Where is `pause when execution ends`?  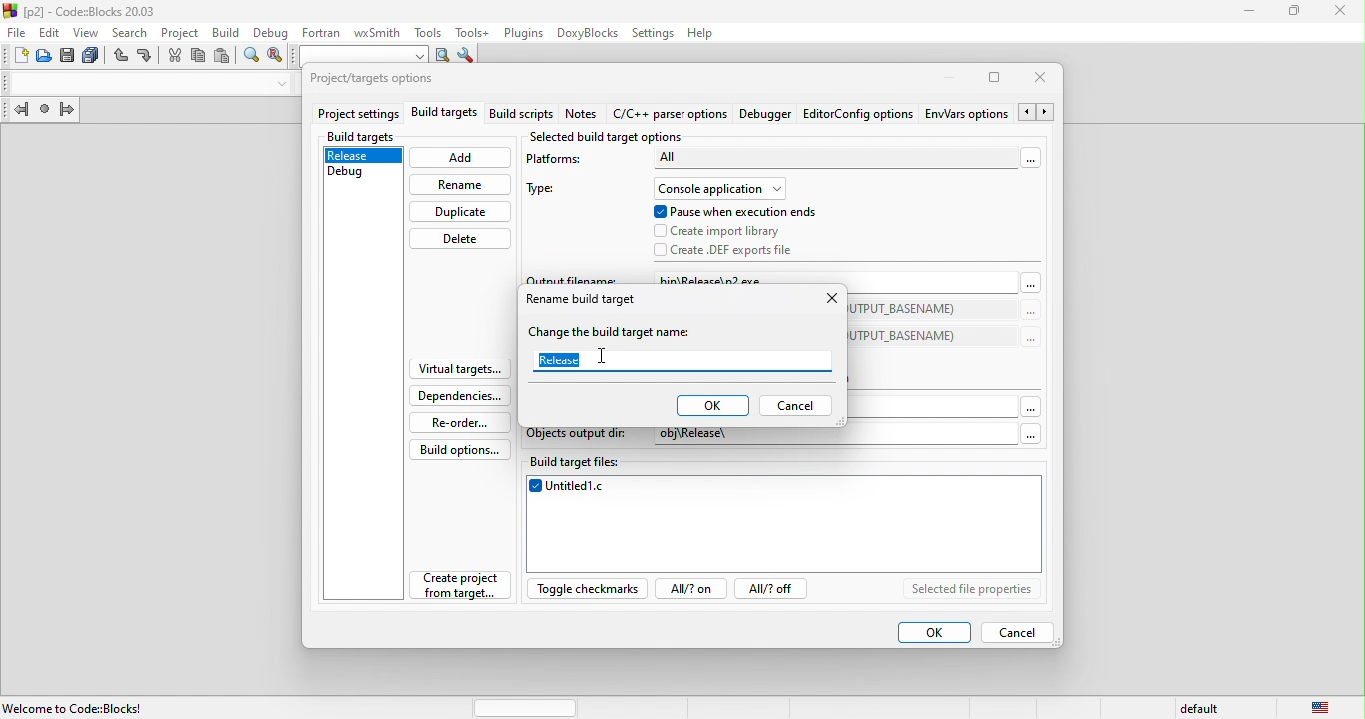
pause when execution ends is located at coordinates (735, 212).